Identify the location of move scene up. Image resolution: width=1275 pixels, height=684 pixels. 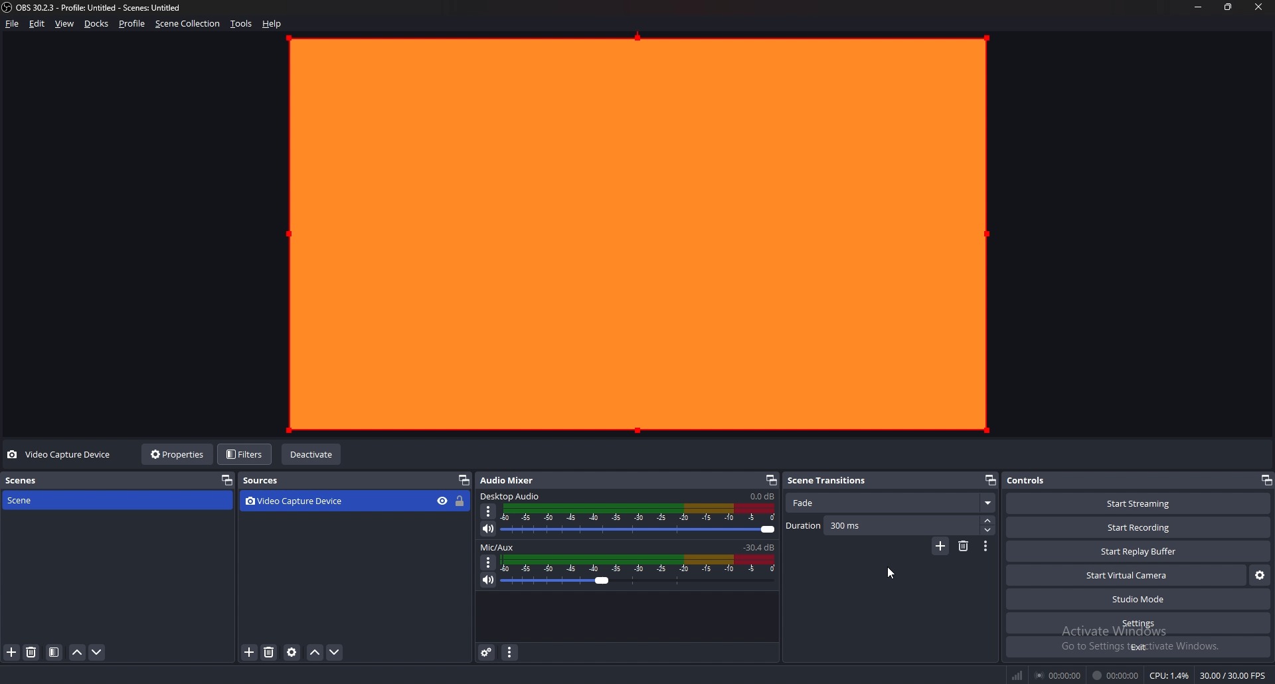
(78, 653).